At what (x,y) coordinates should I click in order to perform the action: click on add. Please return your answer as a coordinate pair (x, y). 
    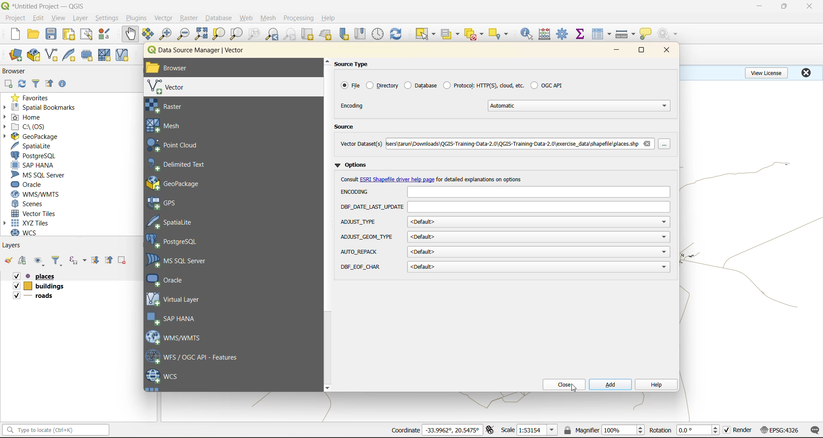
    Looking at the image, I should click on (24, 261).